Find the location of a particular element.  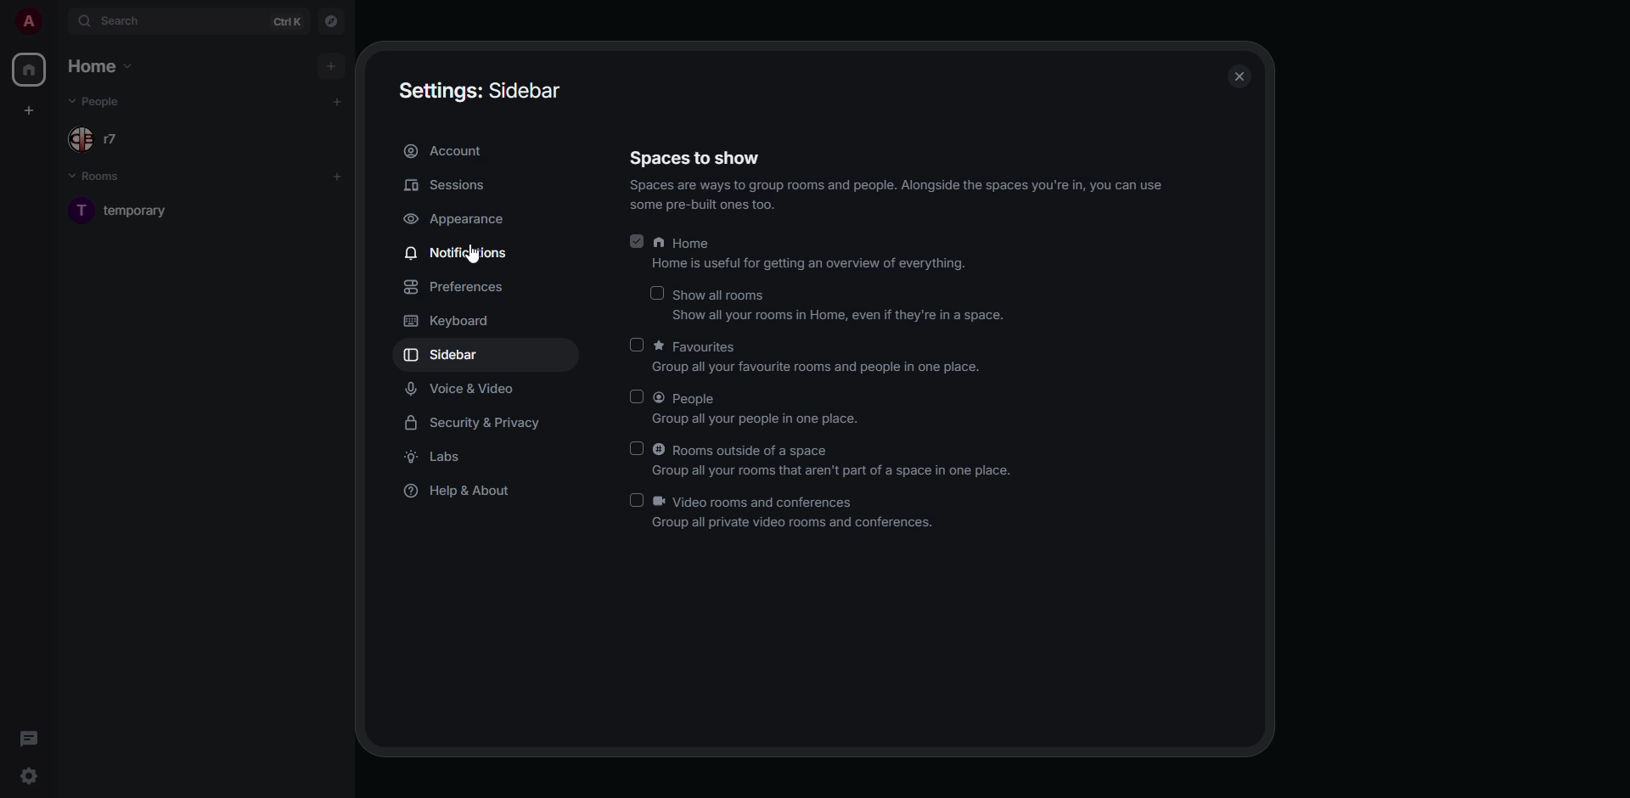

account is located at coordinates (445, 154).